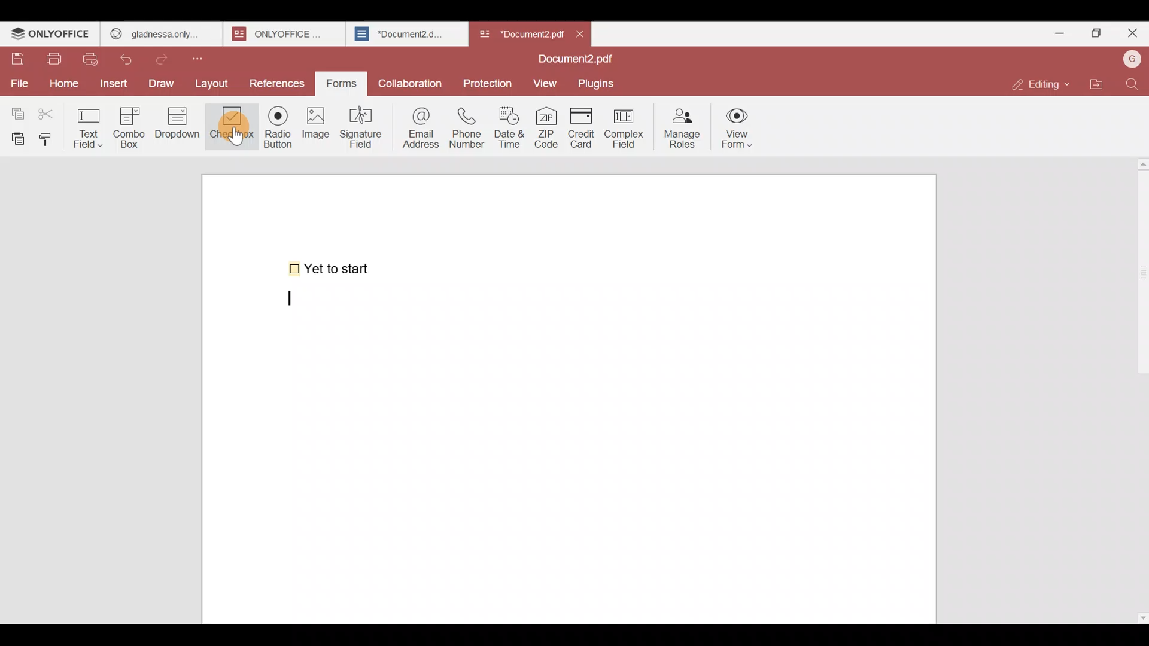 The height and width of the screenshot is (646, 1149). Describe the element at coordinates (1054, 31) in the screenshot. I see `Minimize` at that location.